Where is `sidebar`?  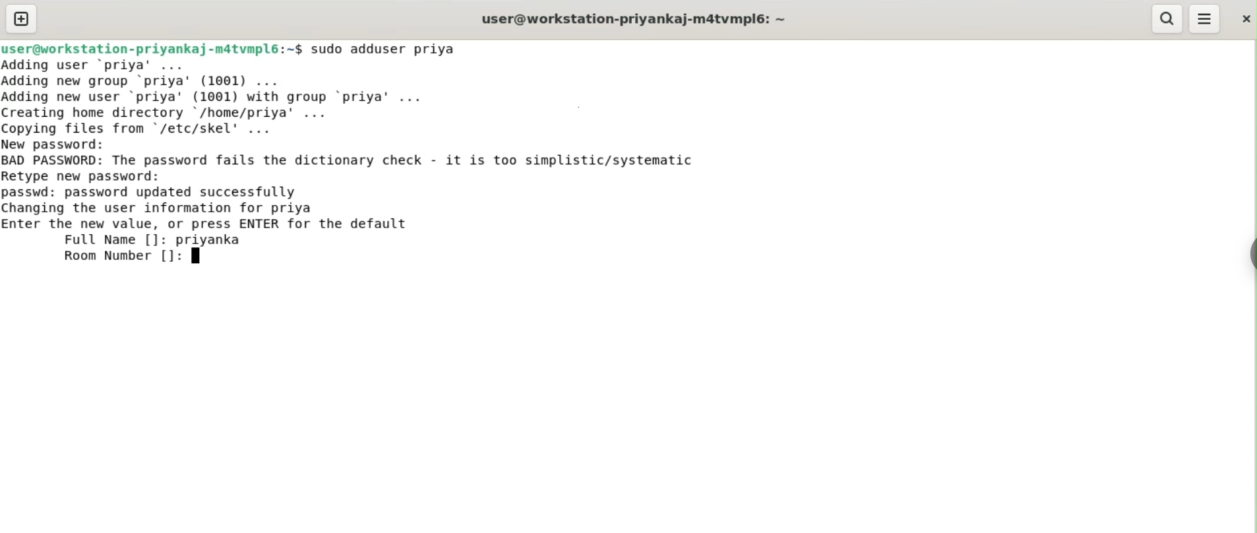
sidebar is located at coordinates (1250, 255).